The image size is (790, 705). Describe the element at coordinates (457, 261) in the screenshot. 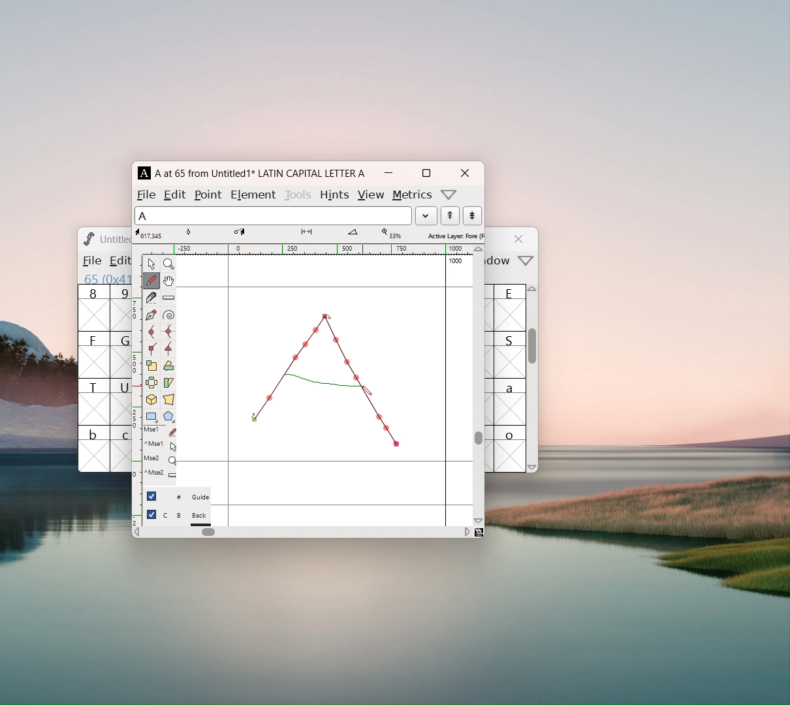

I see `1000` at that location.